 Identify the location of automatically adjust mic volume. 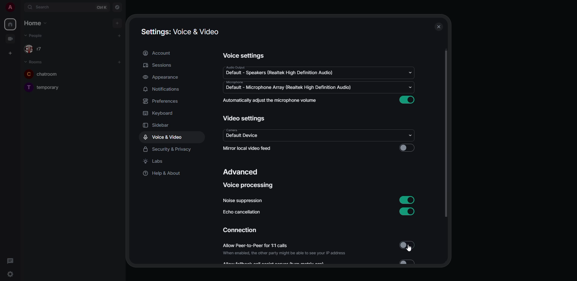
(272, 101).